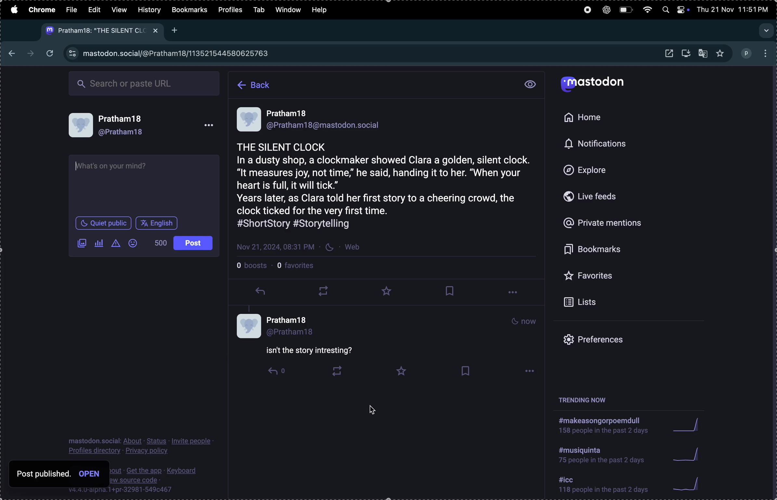 The image size is (777, 500). I want to click on record, so click(585, 10).